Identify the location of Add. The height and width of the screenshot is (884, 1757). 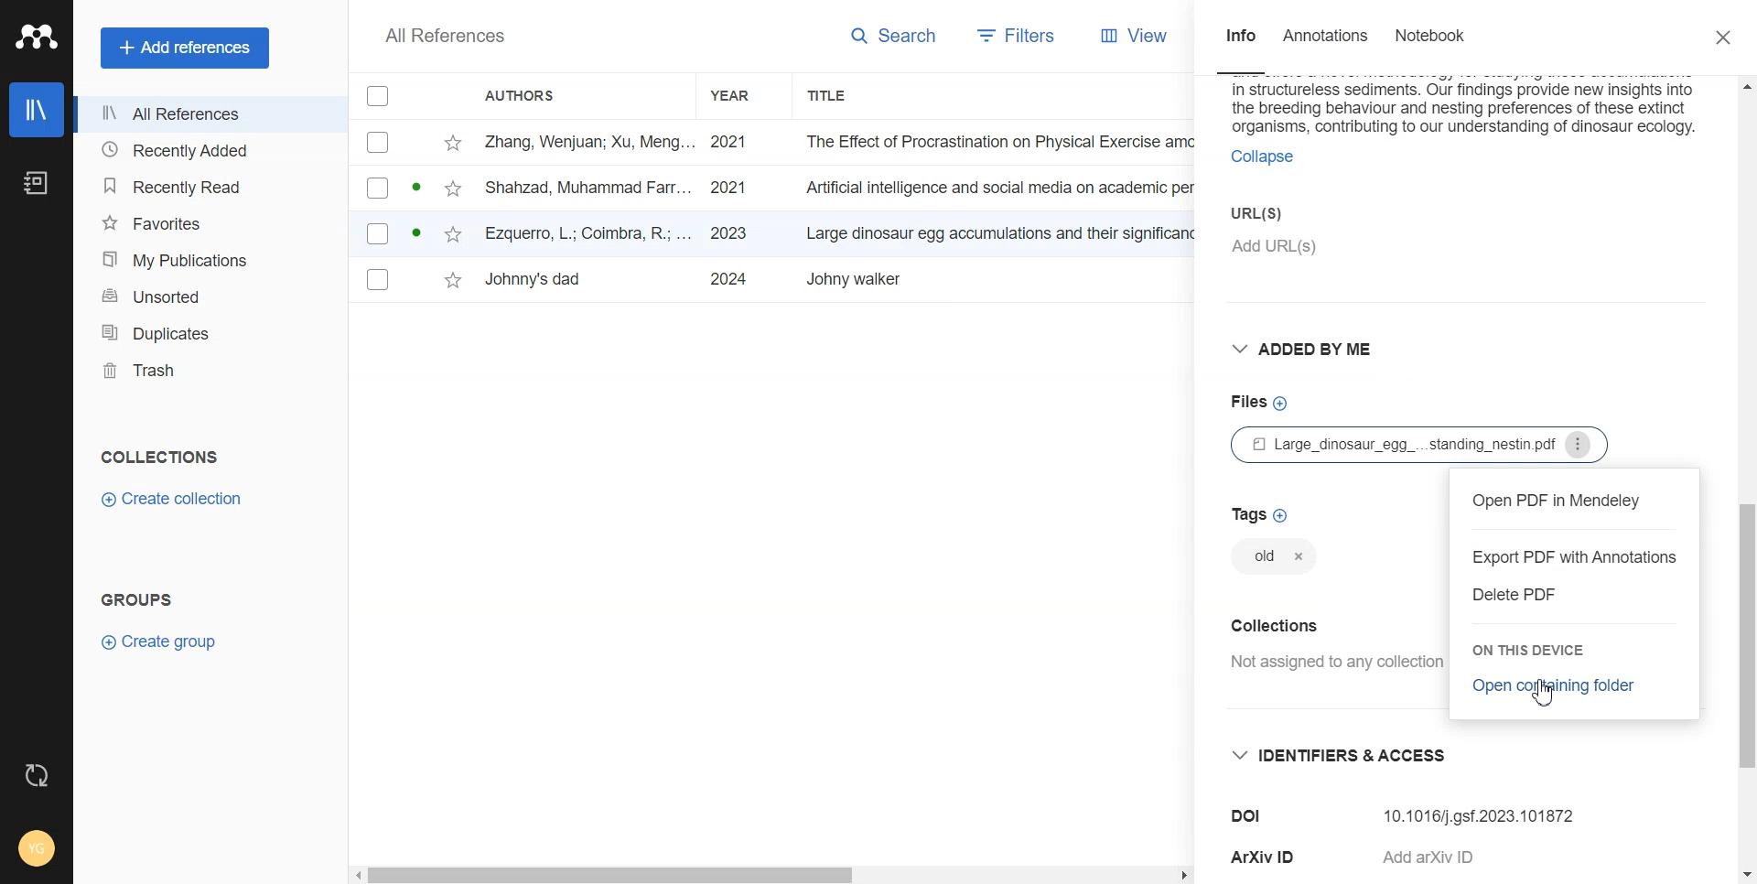
(1446, 854).